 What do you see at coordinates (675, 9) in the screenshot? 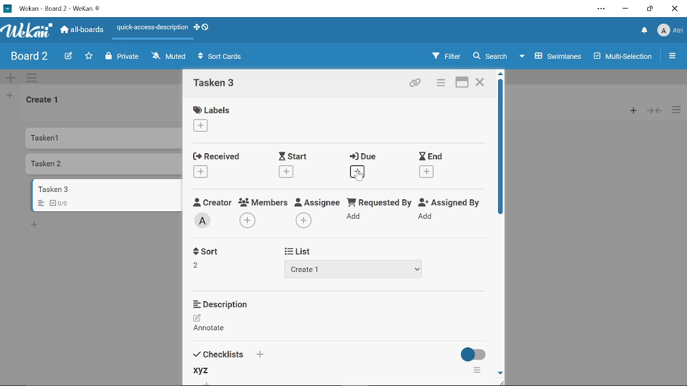
I see `Close` at bounding box center [675, 9].